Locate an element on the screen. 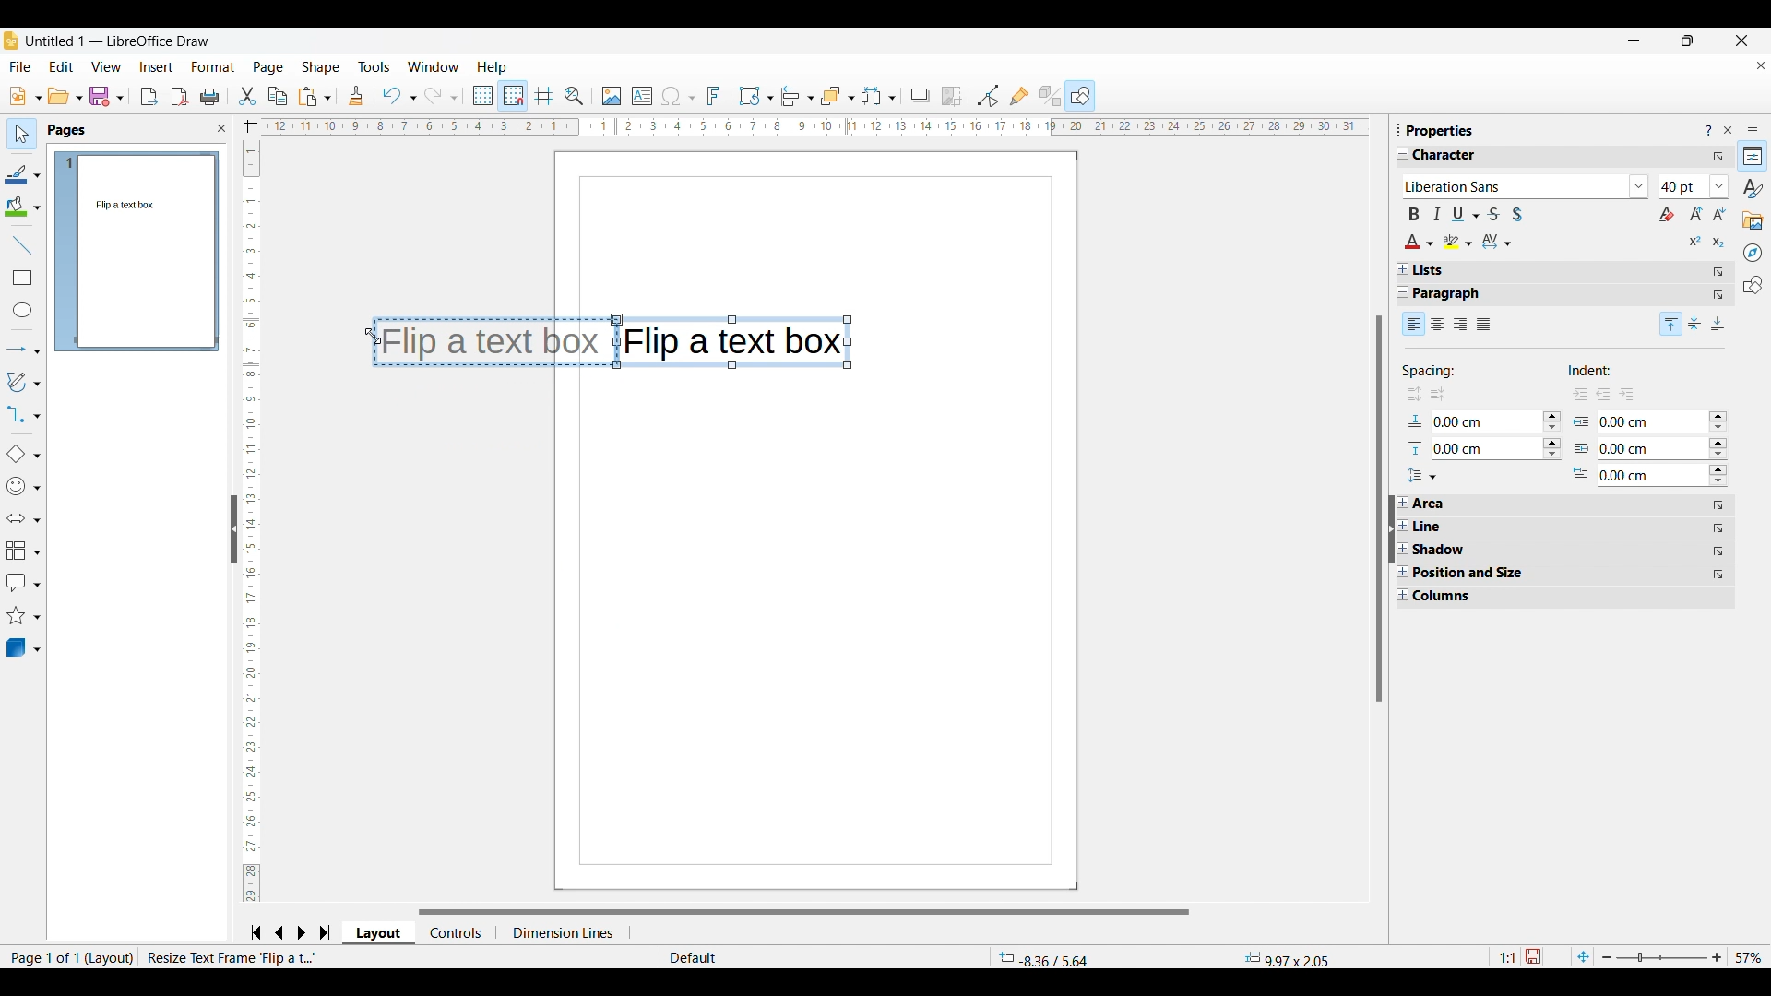  Star and banner options is located at coordinates (23, 616).